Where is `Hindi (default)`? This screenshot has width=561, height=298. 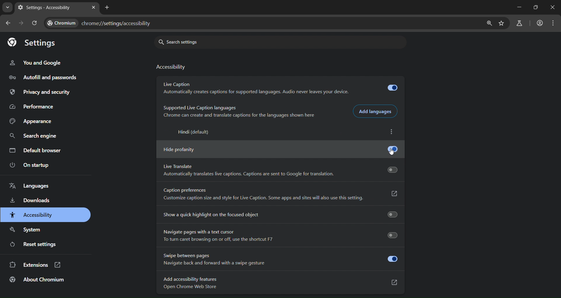
Hindi (default) is located at coordinates (192, 132).